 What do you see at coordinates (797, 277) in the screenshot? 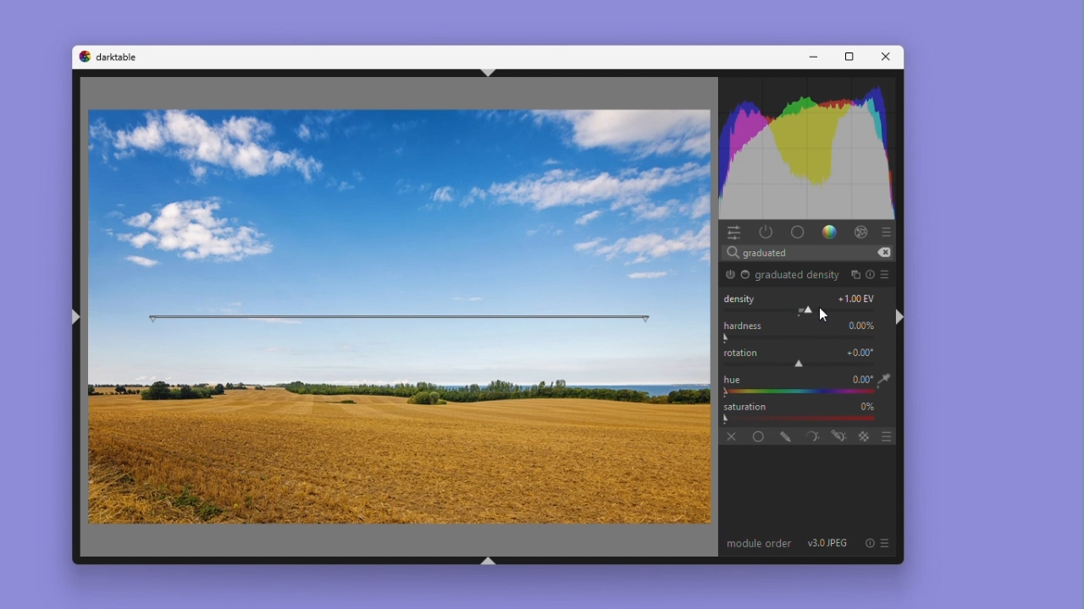
I see `graduated density` at bounding box center [797, 277].